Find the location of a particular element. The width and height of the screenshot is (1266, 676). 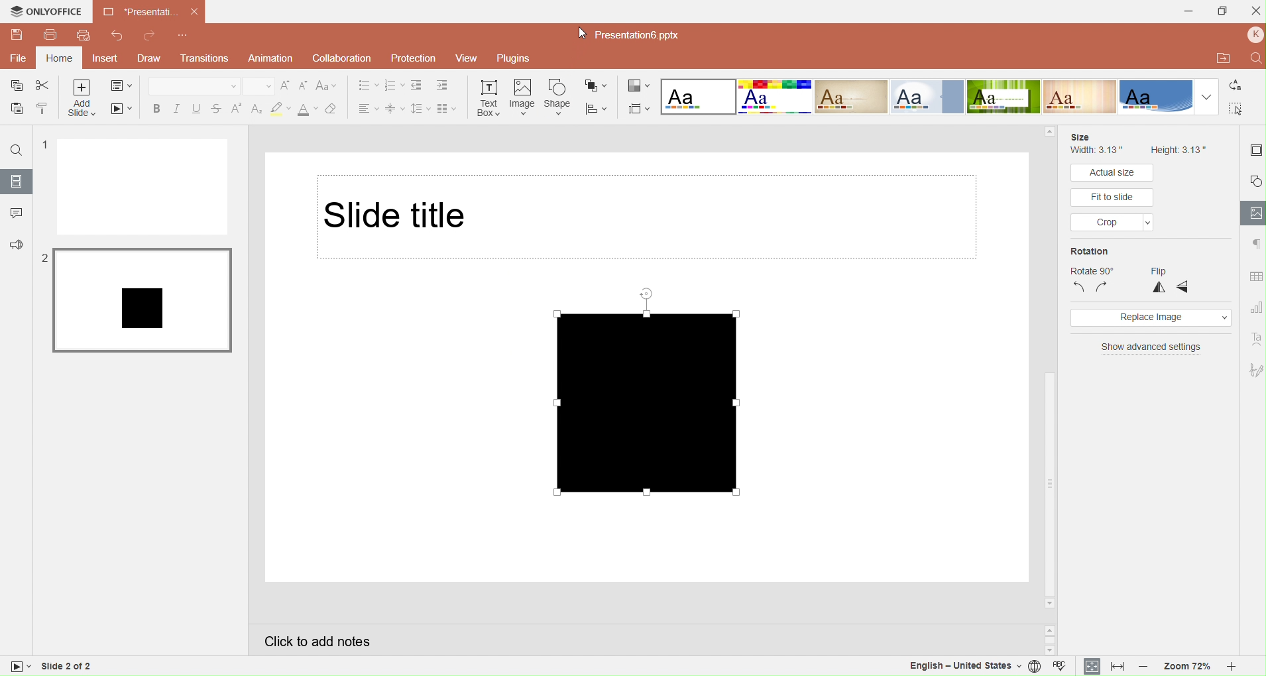

Redo is located at coordinates (149, 38).